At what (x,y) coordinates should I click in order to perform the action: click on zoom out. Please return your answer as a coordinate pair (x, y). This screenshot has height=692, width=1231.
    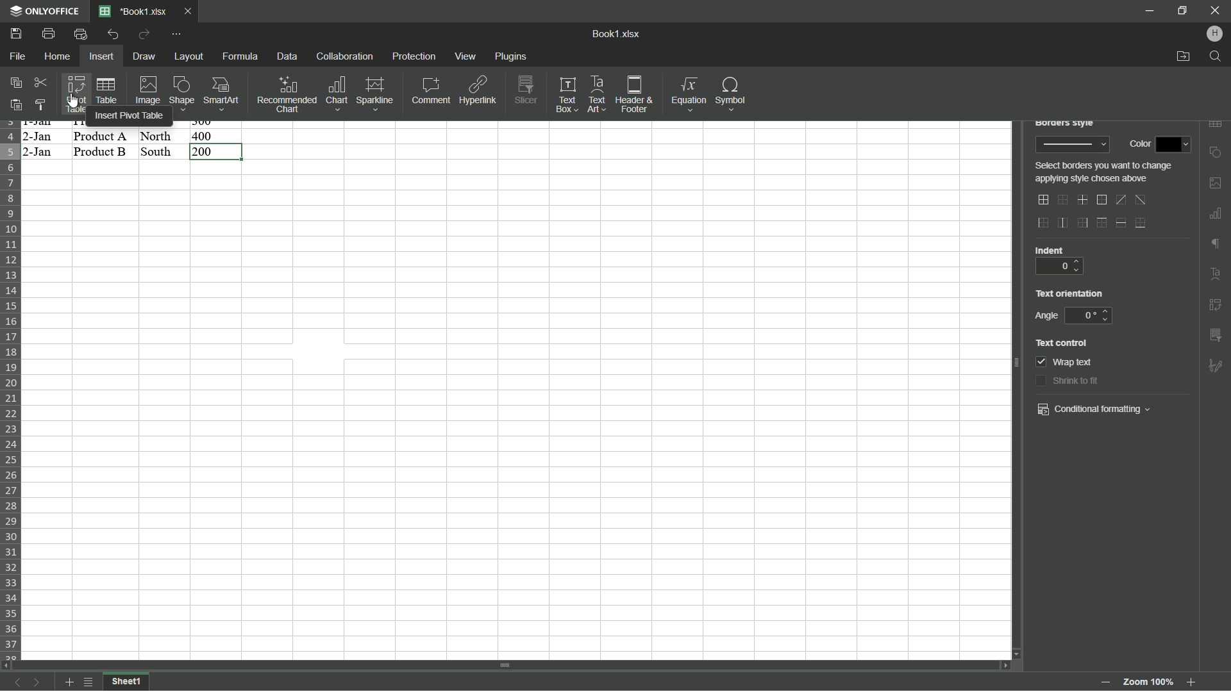
    Looking at the image, I should click on (1103, 682).